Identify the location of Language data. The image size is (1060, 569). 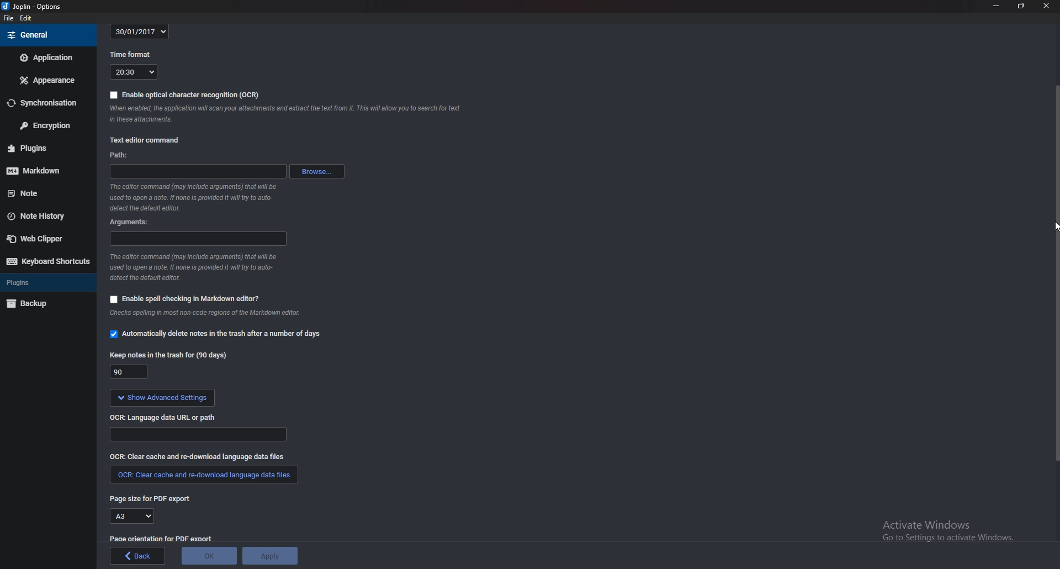
(199, 435).